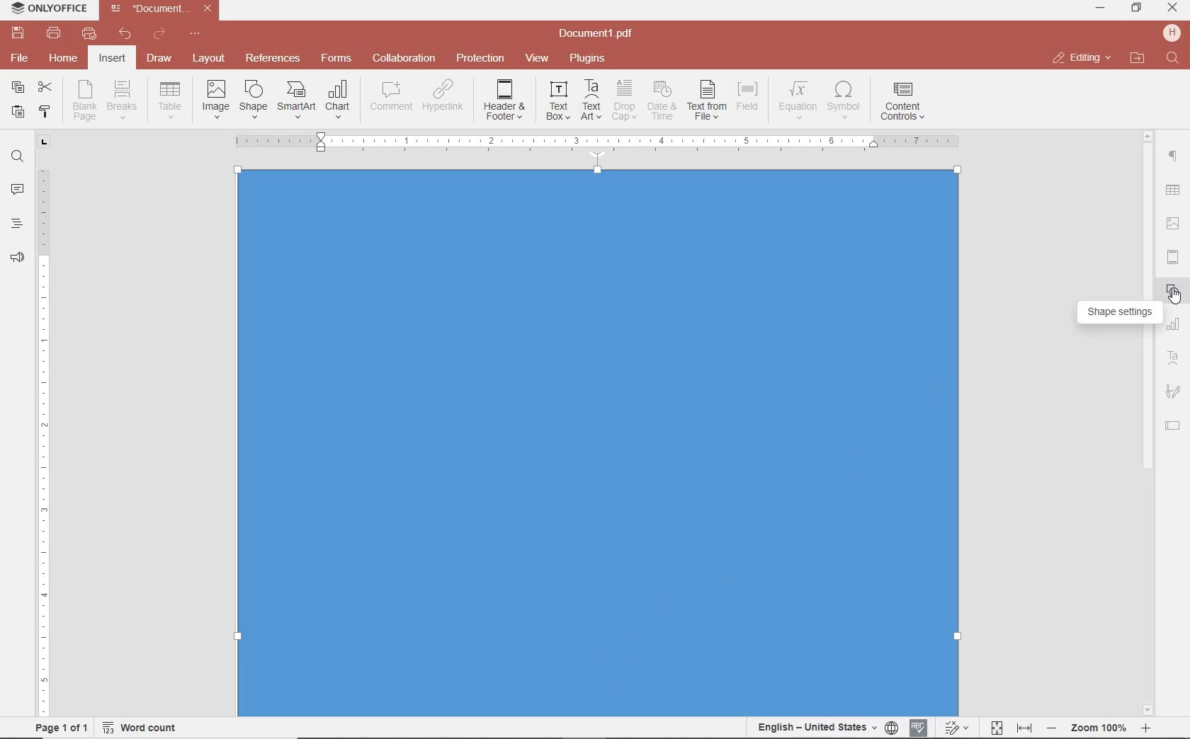 Image resolution: width=1190 pixels, height=739 pixels. I want to click on HEADERS & FOOTERS, so click(1174, 258).